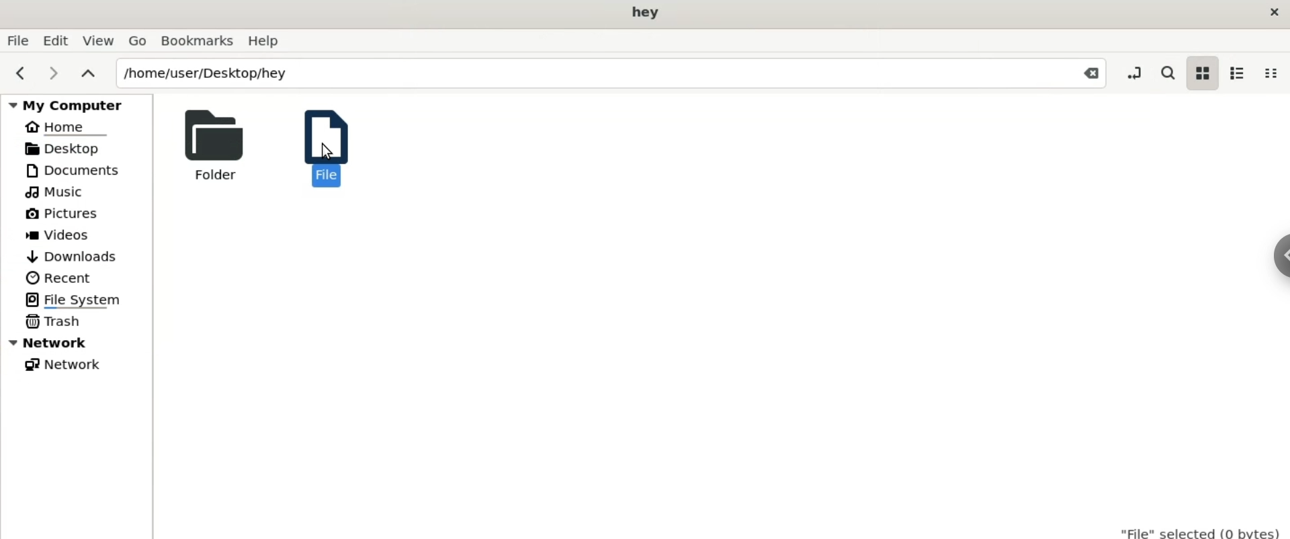  What do you see at coordinates (1137, 72) in the screenshot?
I see `toggle location entry` at bounding box center [1137, 72].